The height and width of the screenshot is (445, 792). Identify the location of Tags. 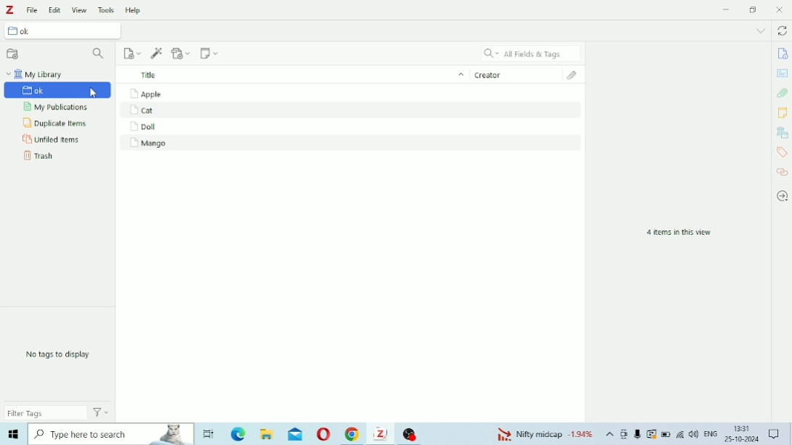
(782, 152).